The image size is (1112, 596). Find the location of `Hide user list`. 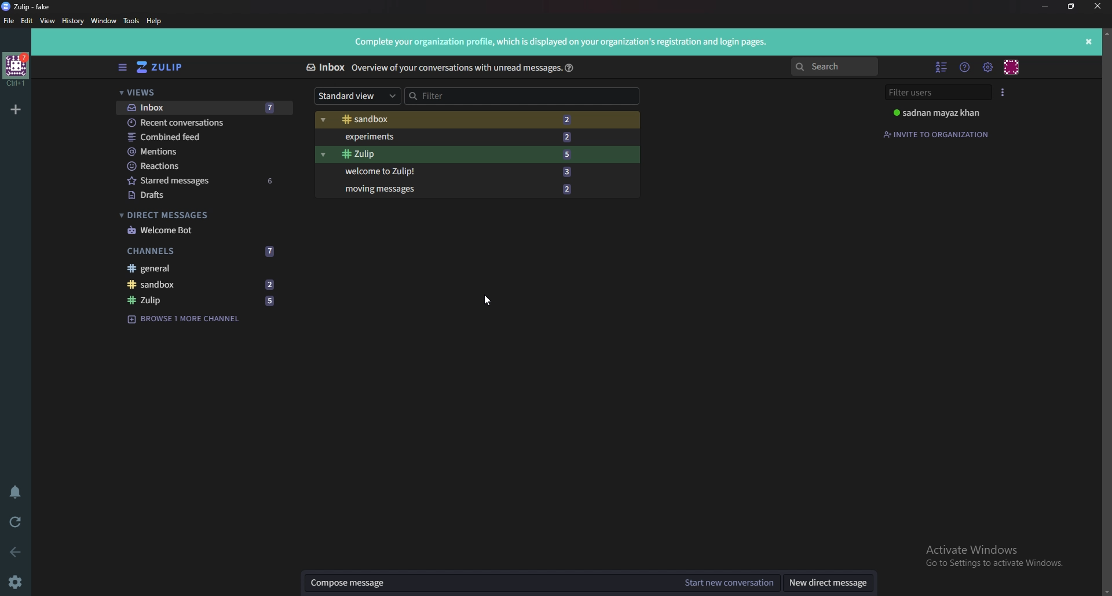

Hide user list is located at coordinates (942, 68).